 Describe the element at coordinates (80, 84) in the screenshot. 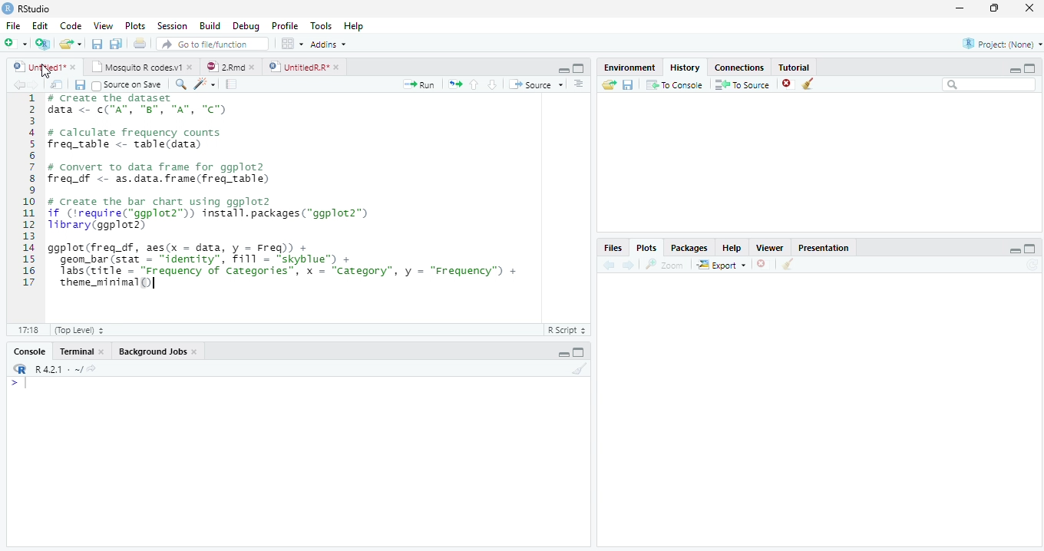

I see `Save` at that location.